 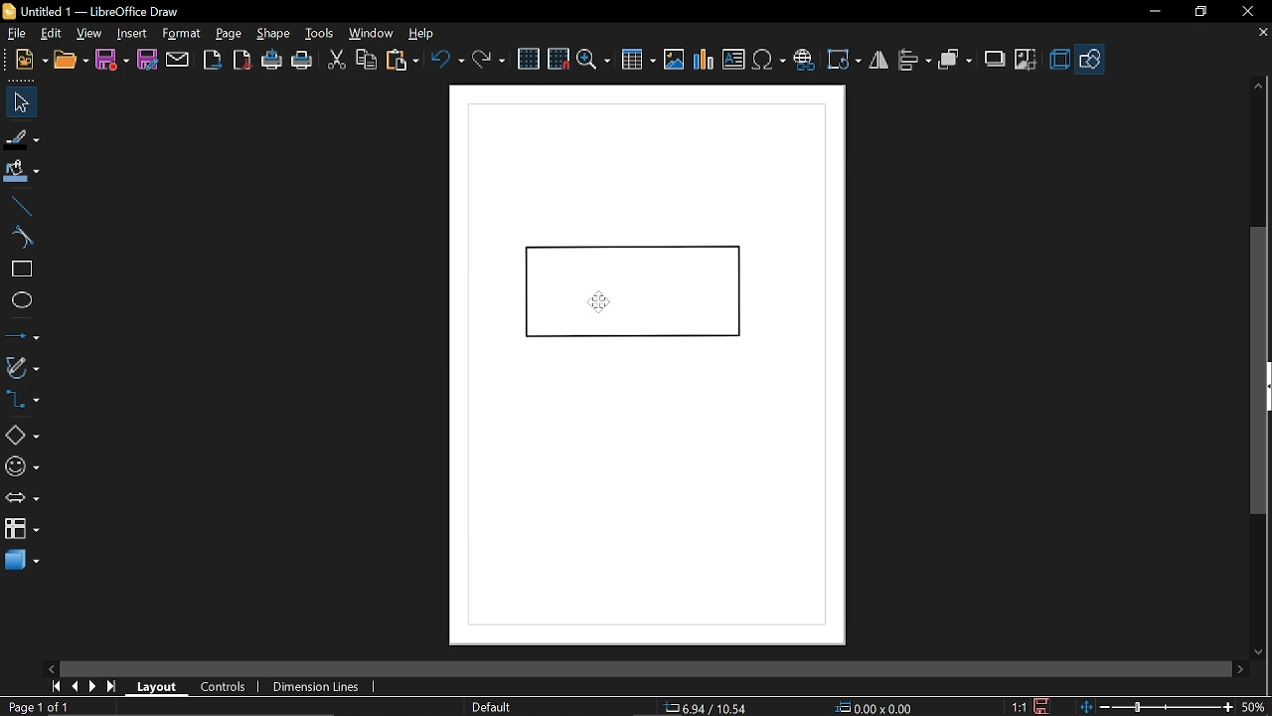 I want to click on arrange, so click(x=956, y=60).